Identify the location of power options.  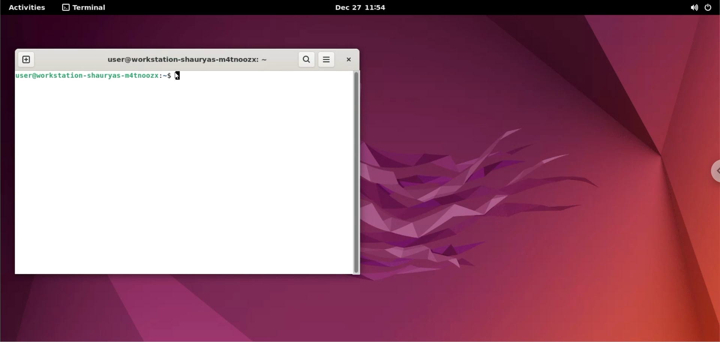
(709, 7).